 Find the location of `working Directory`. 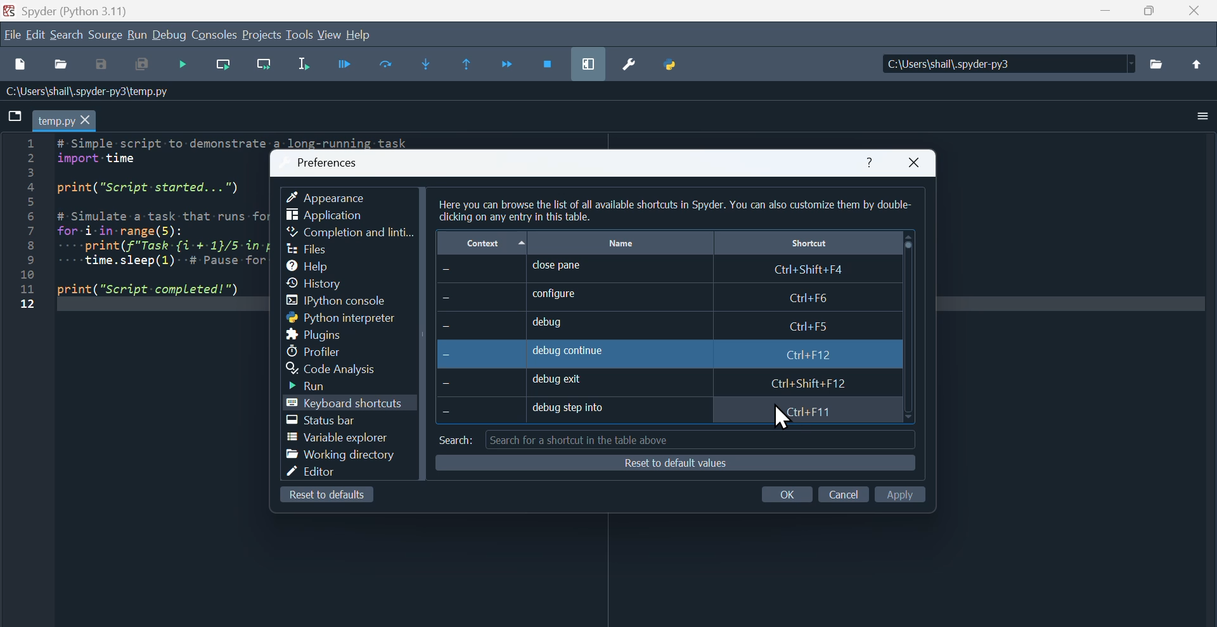

working Directory is located at coordinates (341, 457).